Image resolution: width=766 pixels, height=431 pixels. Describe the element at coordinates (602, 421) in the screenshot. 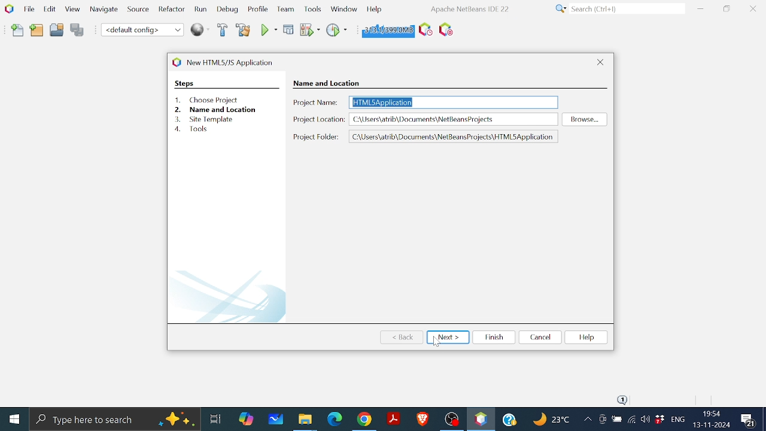

I see `Meet now` at that location.